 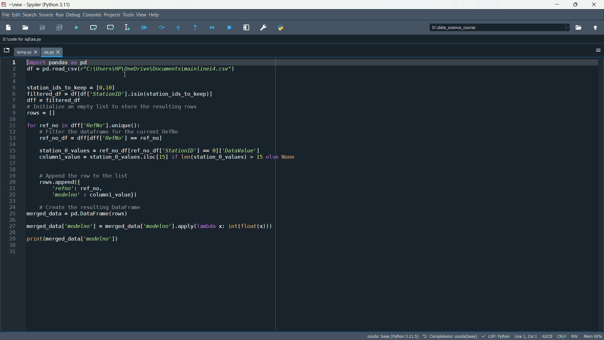 What do you see at coordinates (110, 27) in the screenshot?
I see `run current cell and go to the next one` at bounding box center [110, 27].